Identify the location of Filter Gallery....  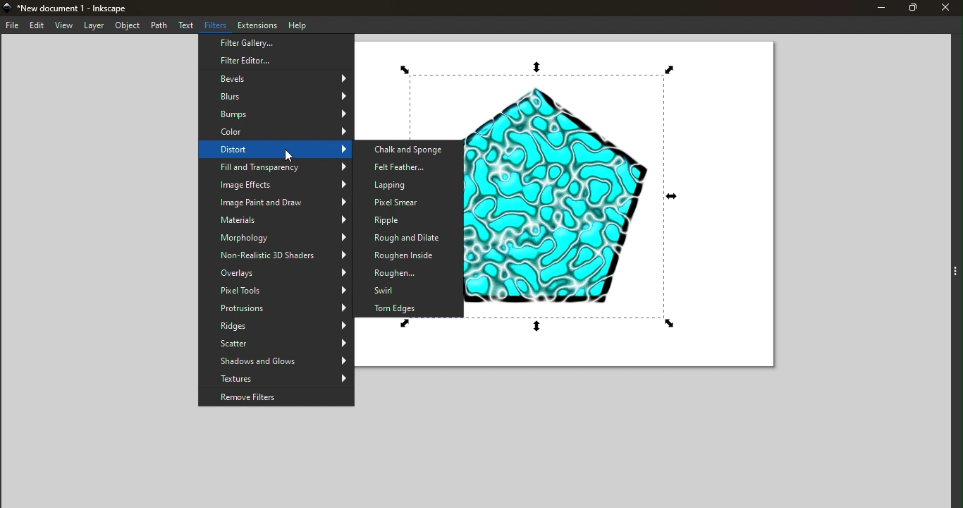
(274, 44).